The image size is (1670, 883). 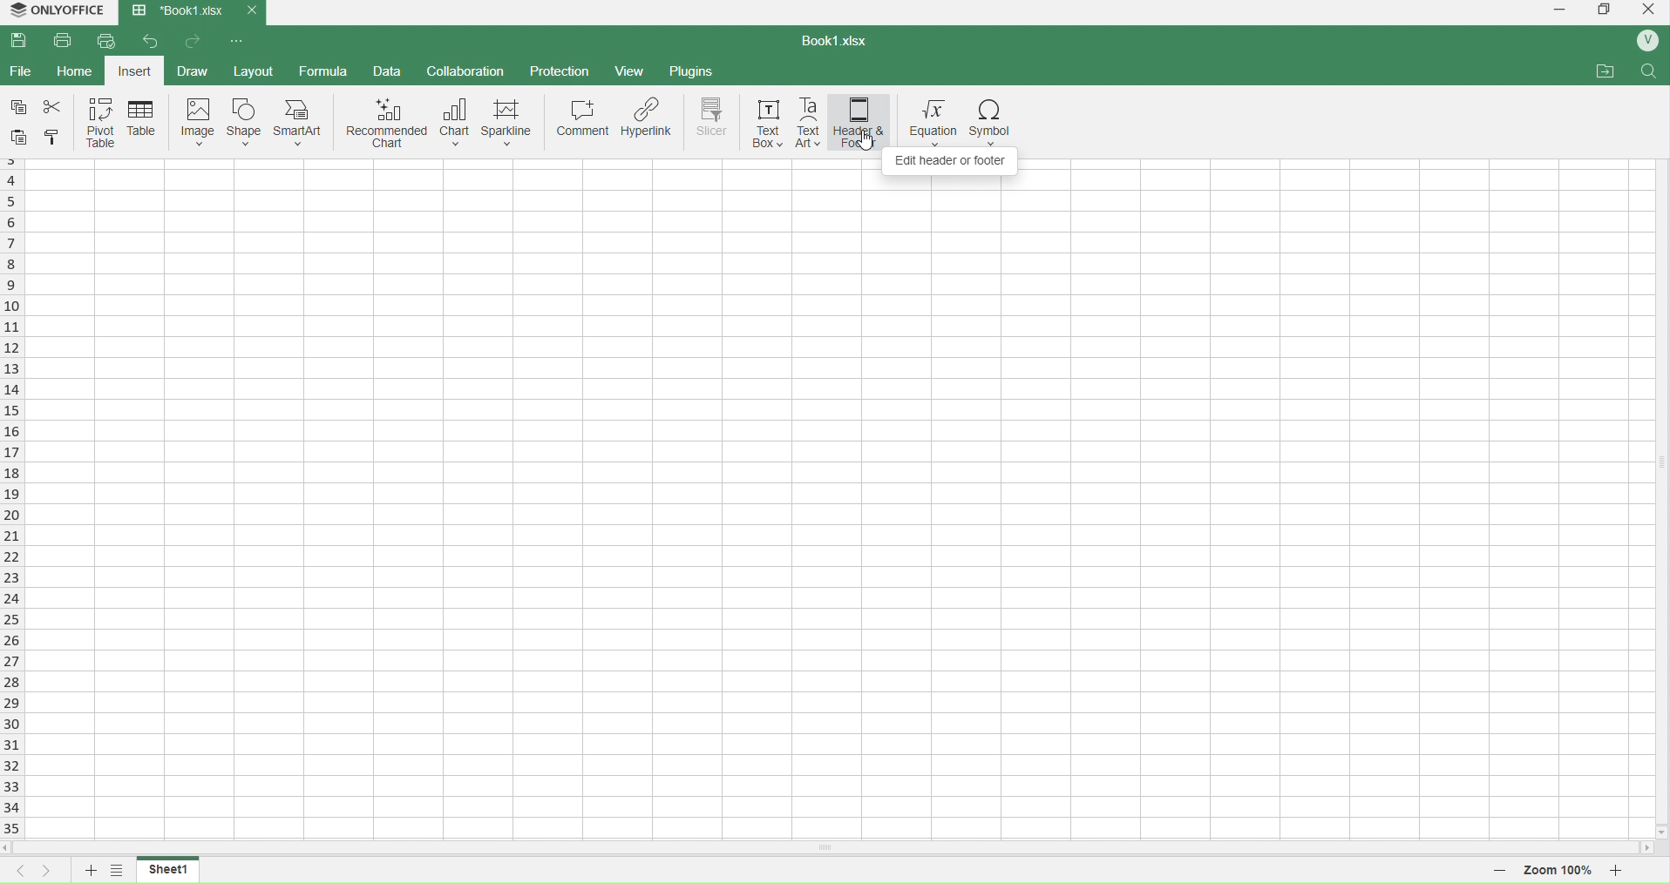 What do you see at coordinates (193, 72) in the screenshot?
I see `draw` at bounding box center [193, 72].